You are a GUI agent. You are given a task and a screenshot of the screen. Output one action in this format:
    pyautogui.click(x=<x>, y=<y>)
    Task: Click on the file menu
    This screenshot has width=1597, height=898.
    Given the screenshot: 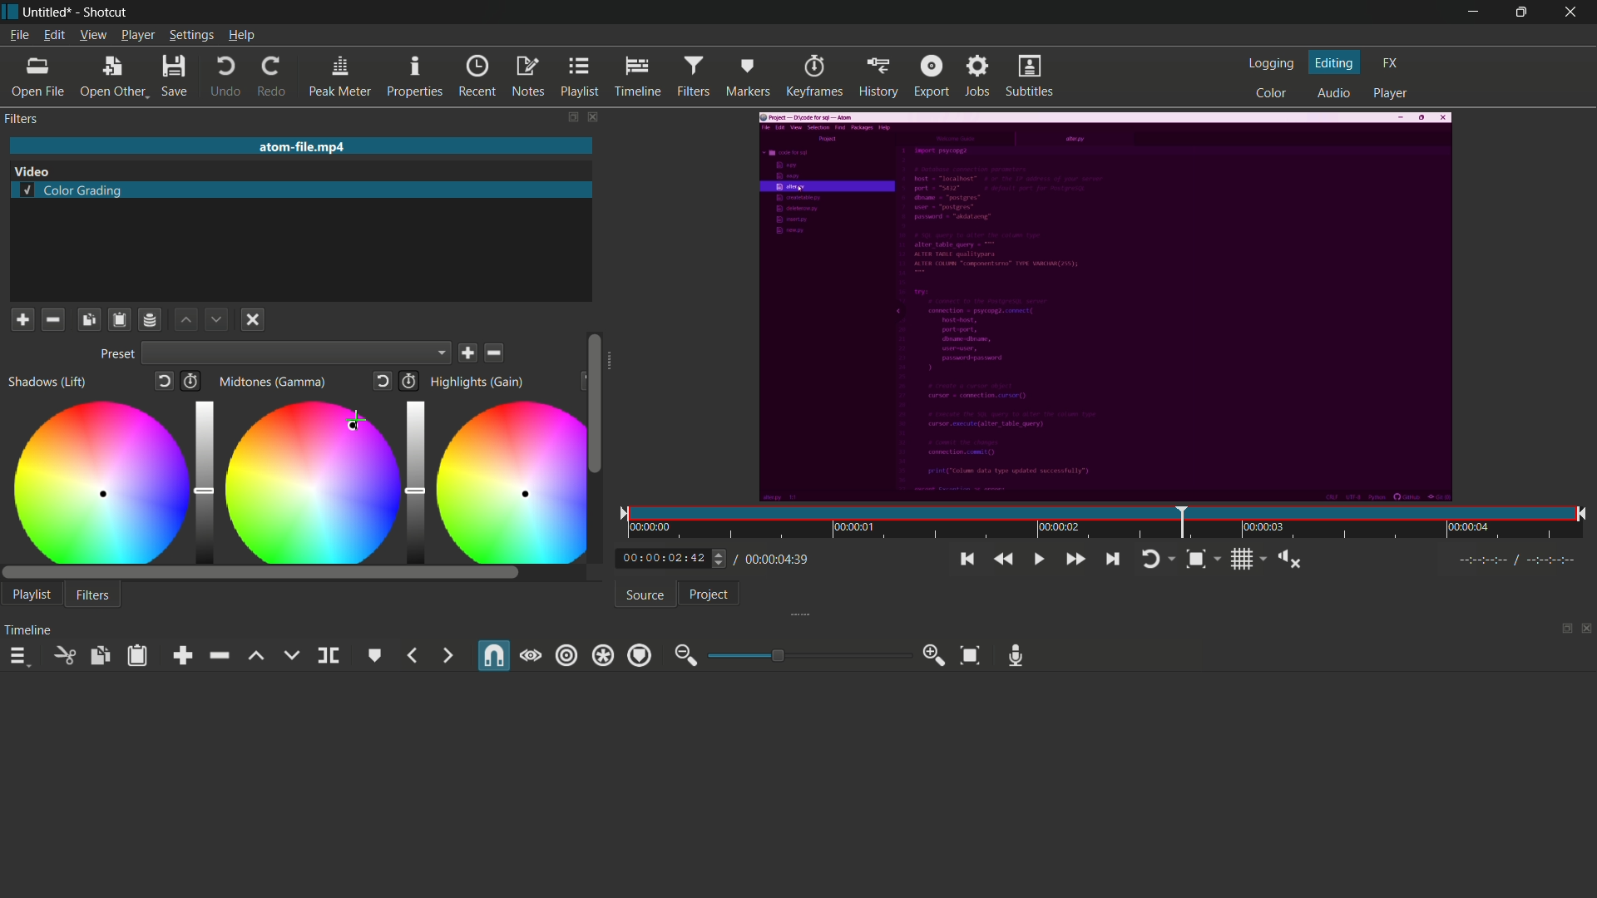 What is the action you would take?
    pyautogui.click(x=22, y=36)
    